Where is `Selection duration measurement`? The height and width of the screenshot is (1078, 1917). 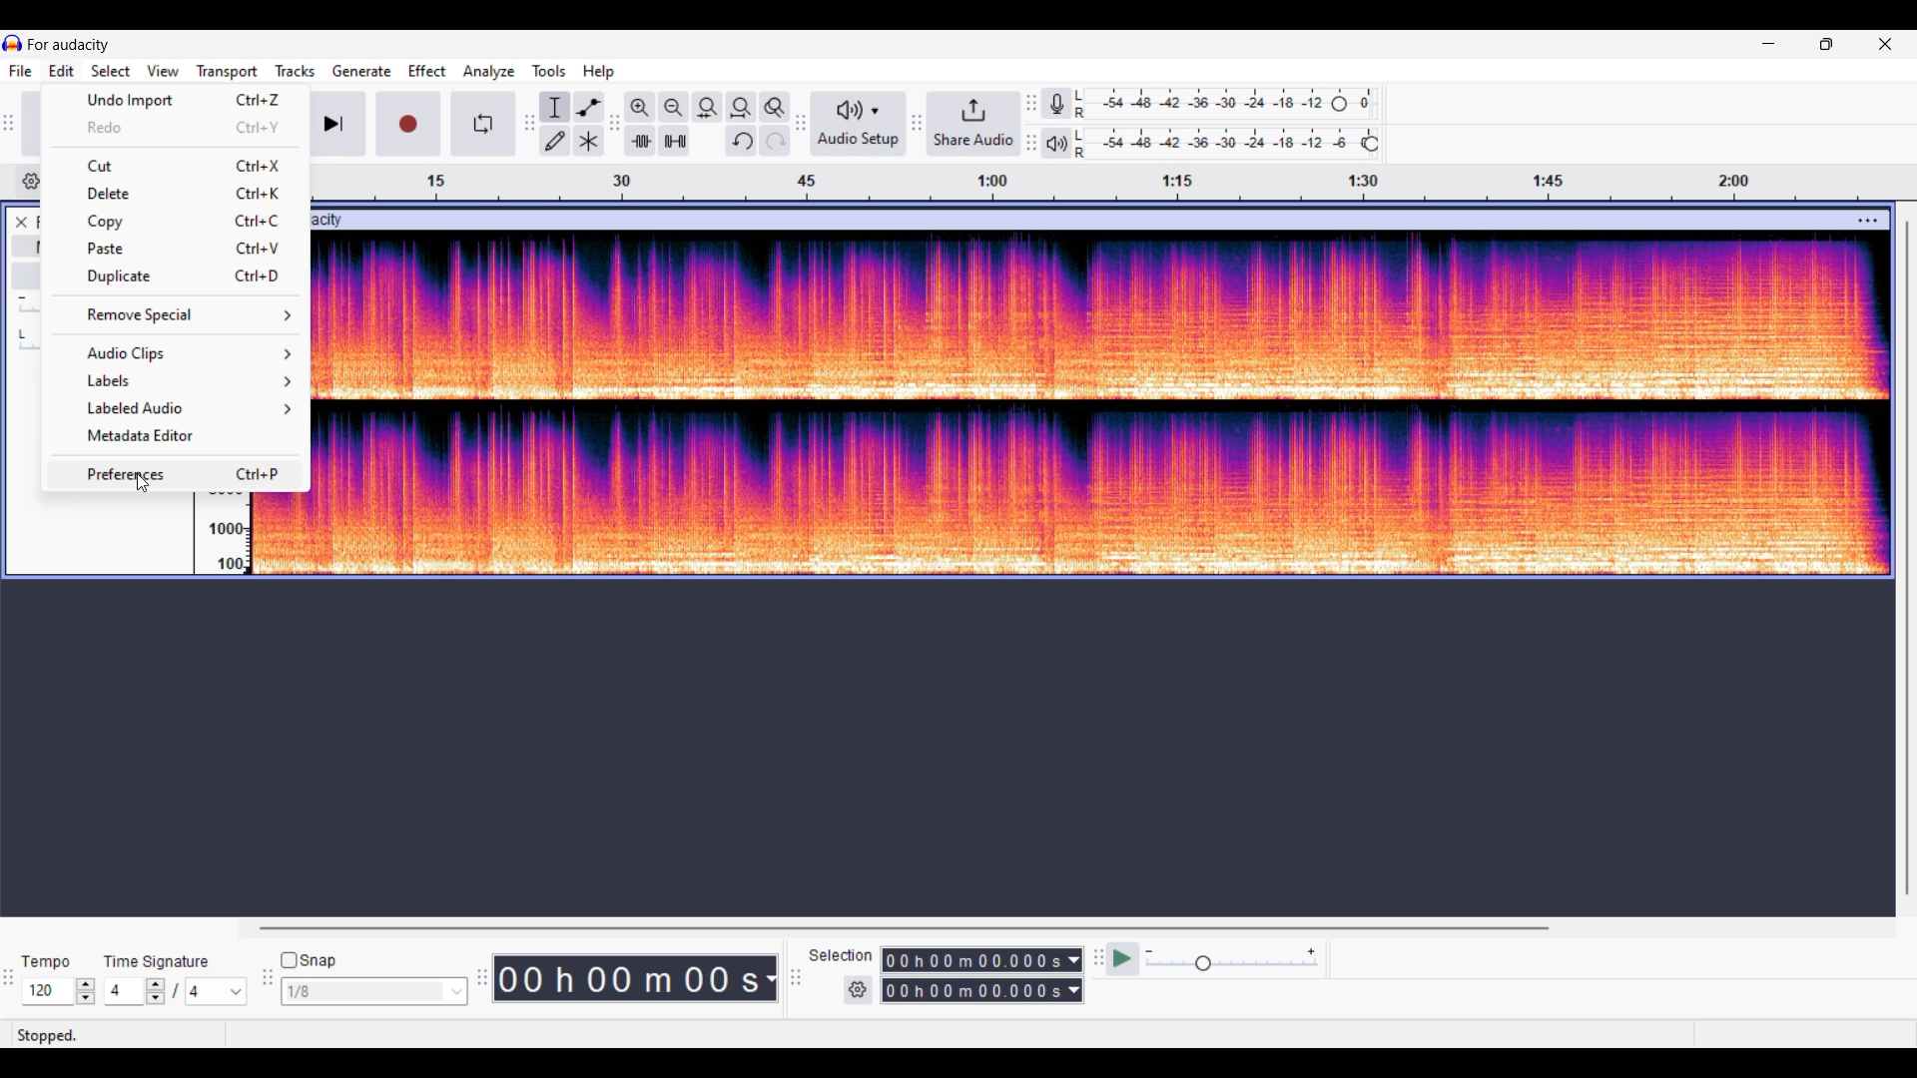
Selection duration measurement is located at coordinates (1074, 975).